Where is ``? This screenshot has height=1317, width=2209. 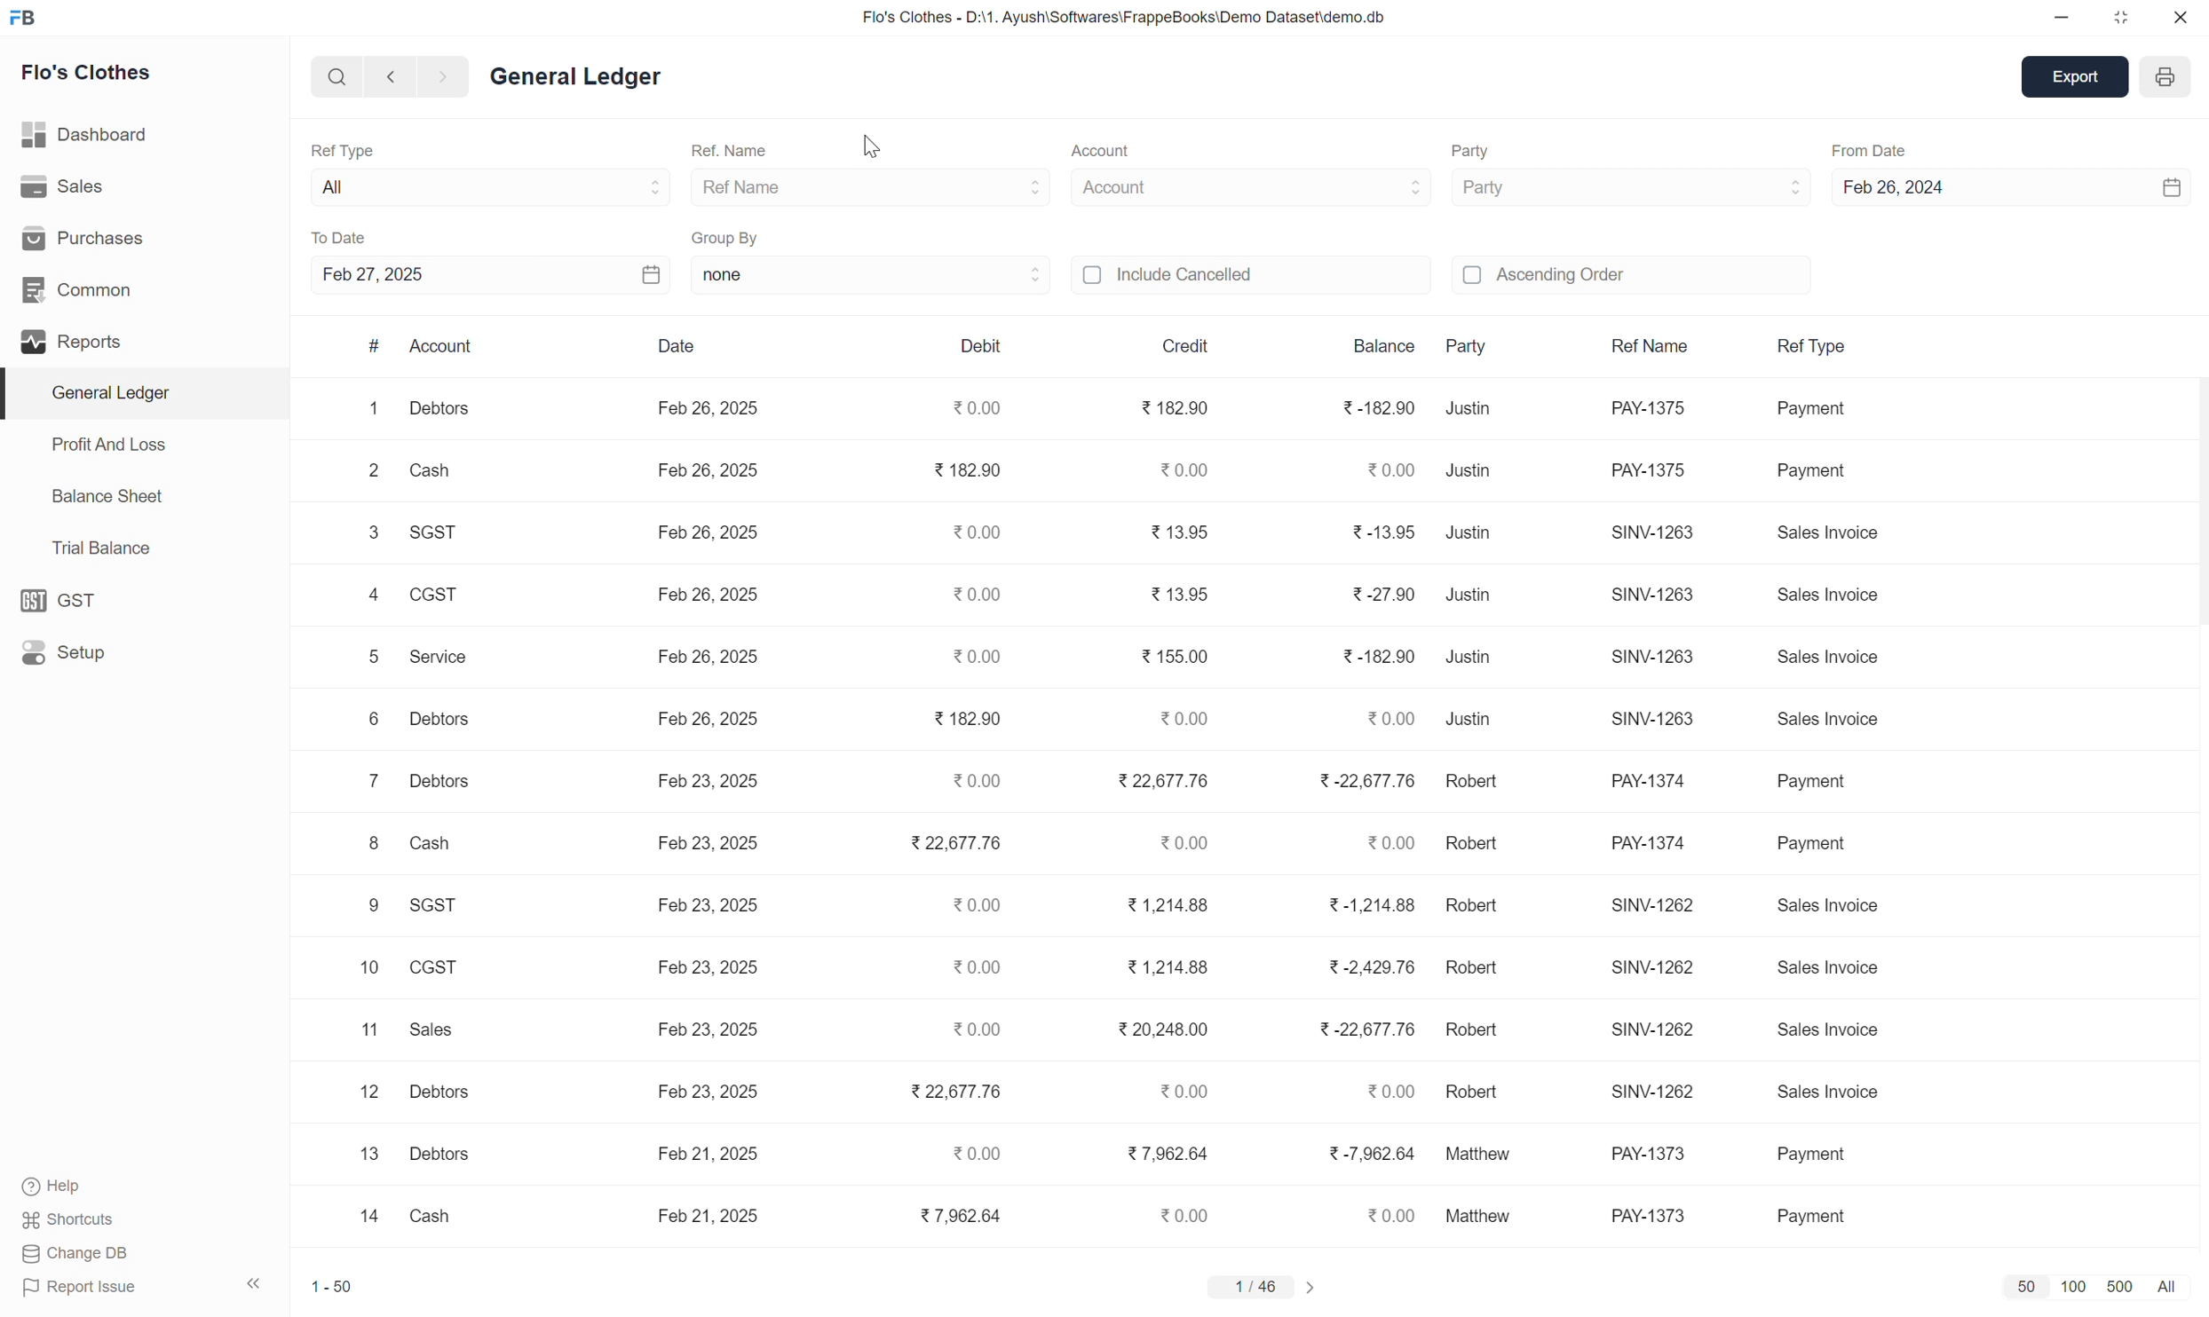  is located at coordinates (219, 147).